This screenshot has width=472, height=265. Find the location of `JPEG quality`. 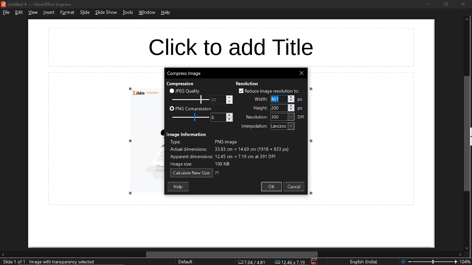

JPEG quality is located at coordinates (189, 91).